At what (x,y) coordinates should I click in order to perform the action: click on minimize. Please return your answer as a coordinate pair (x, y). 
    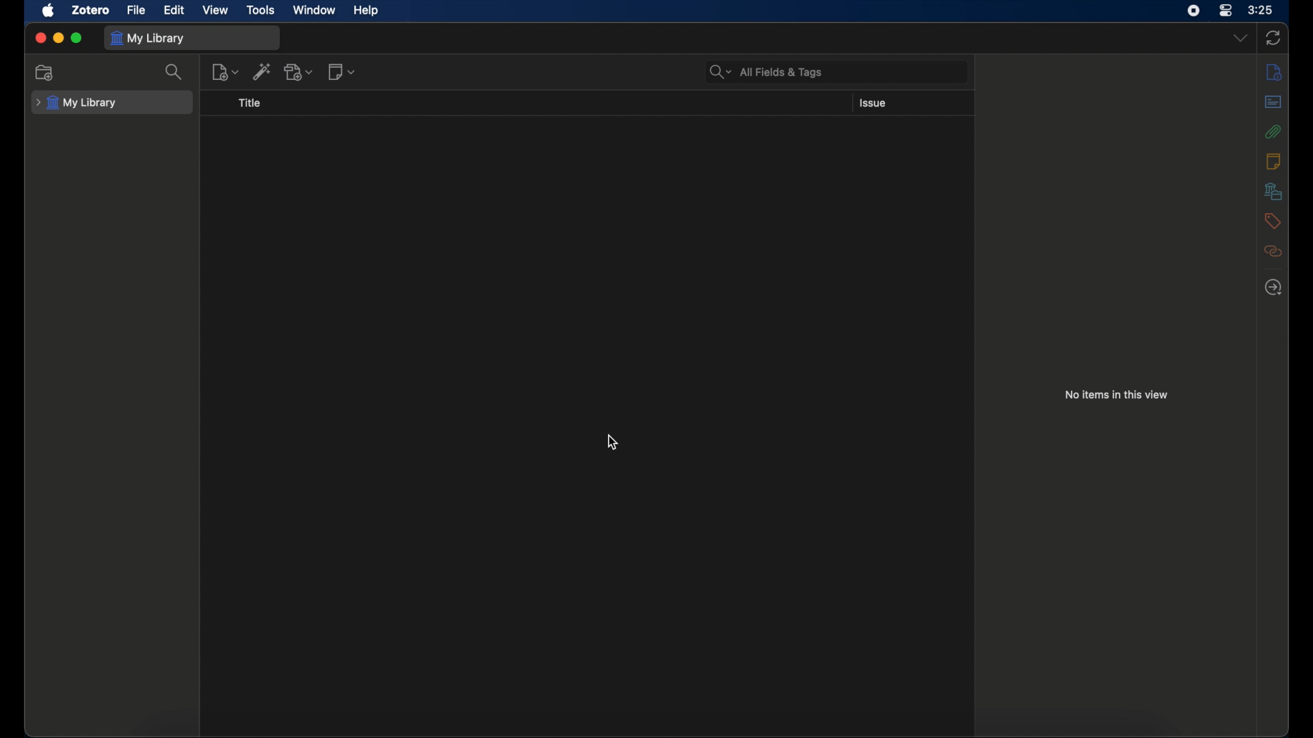
    Looking at the image, I should click on (59, 38).